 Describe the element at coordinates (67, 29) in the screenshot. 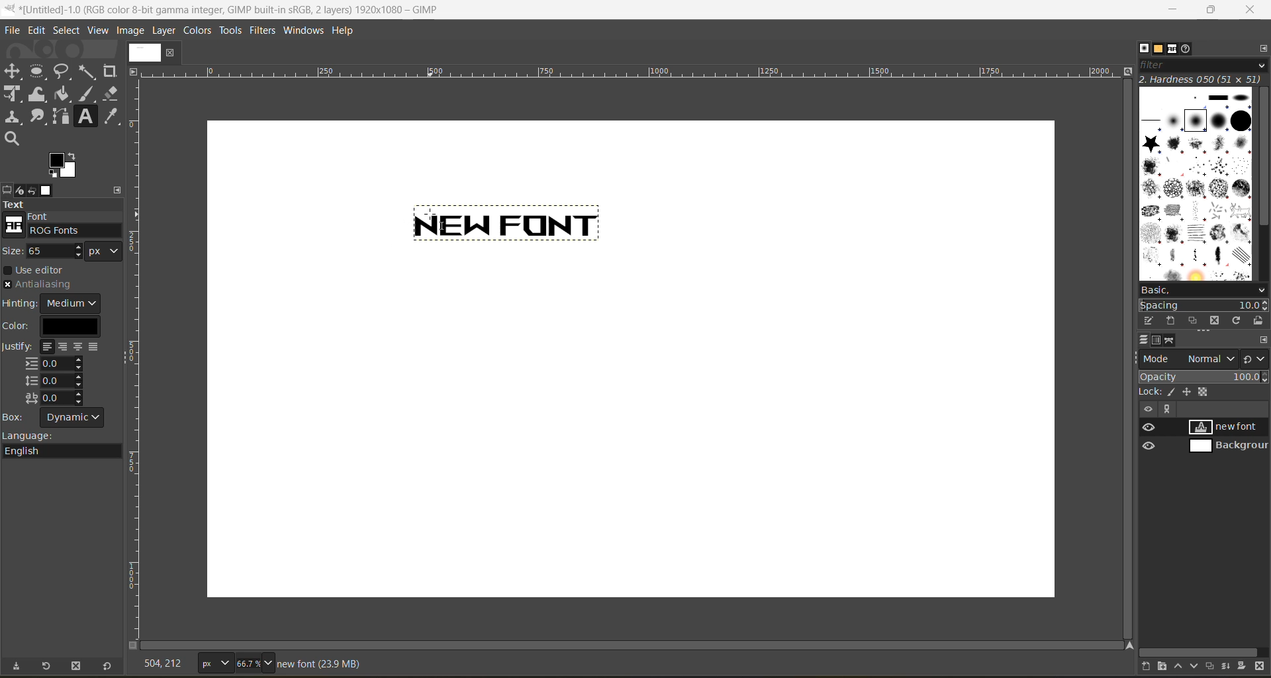

I see `select` at that location.